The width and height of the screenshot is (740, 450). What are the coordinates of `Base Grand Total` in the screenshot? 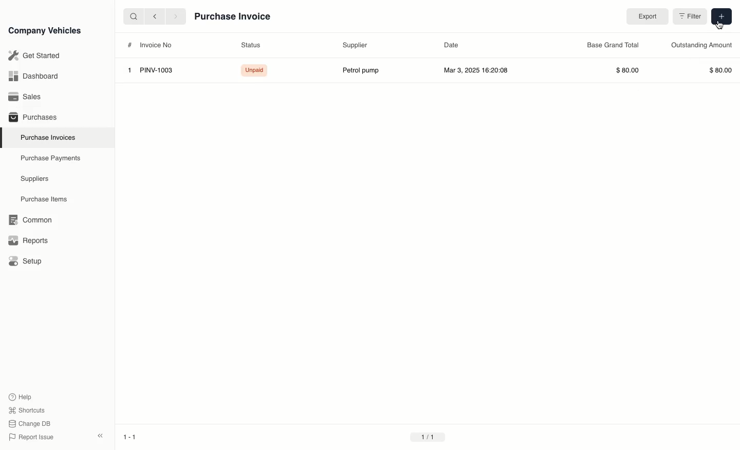 It's located at (612, 45).